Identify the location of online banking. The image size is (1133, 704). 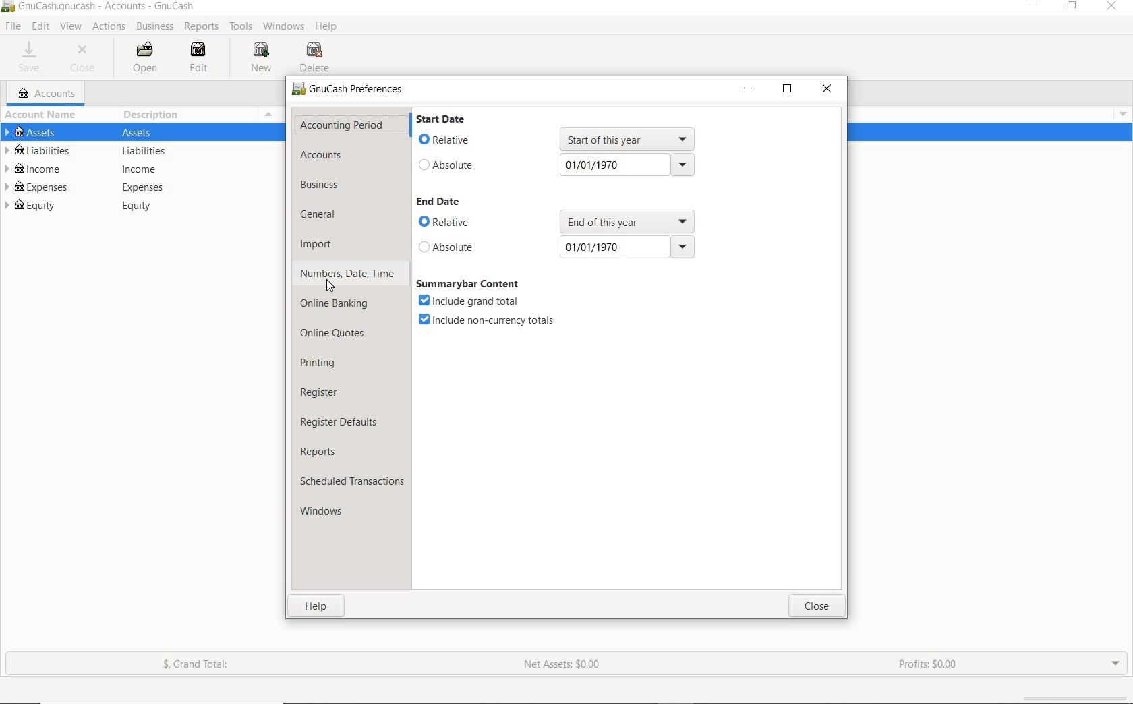
(341, 303).